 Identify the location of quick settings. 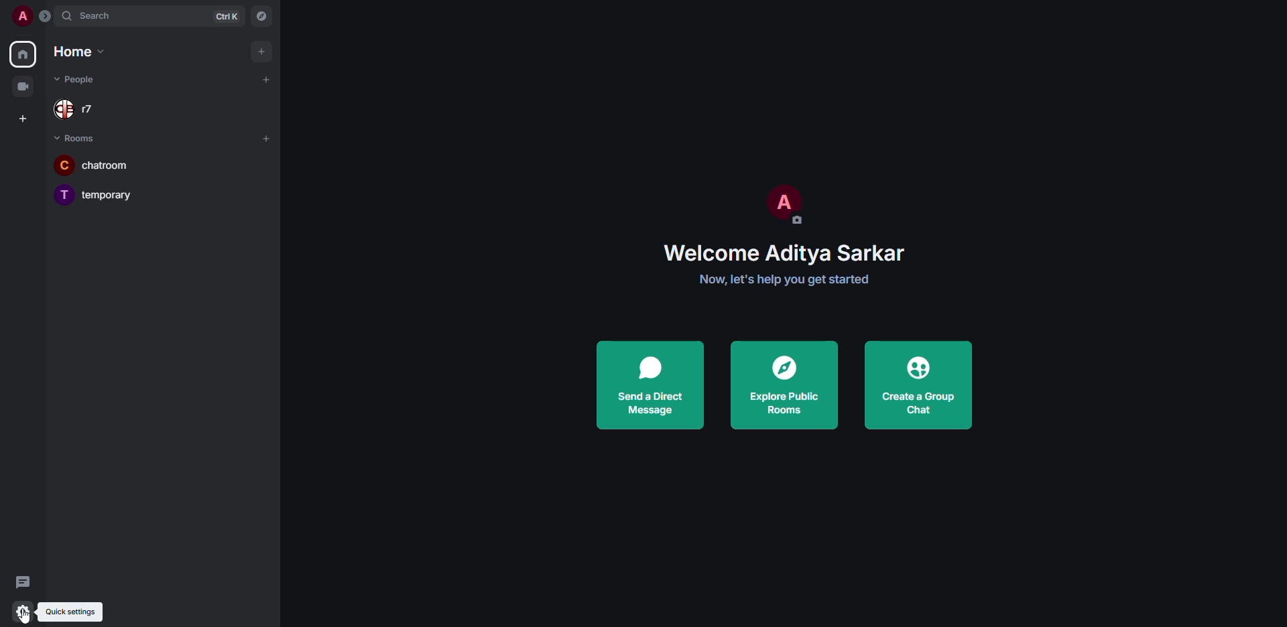
(71, 610).